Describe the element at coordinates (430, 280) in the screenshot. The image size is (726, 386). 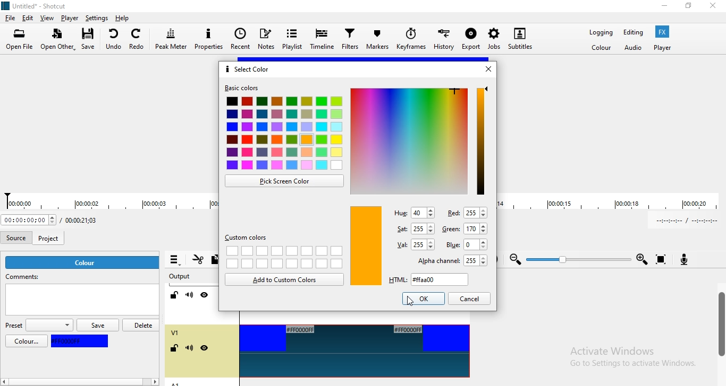
I see `new color code` at that location.